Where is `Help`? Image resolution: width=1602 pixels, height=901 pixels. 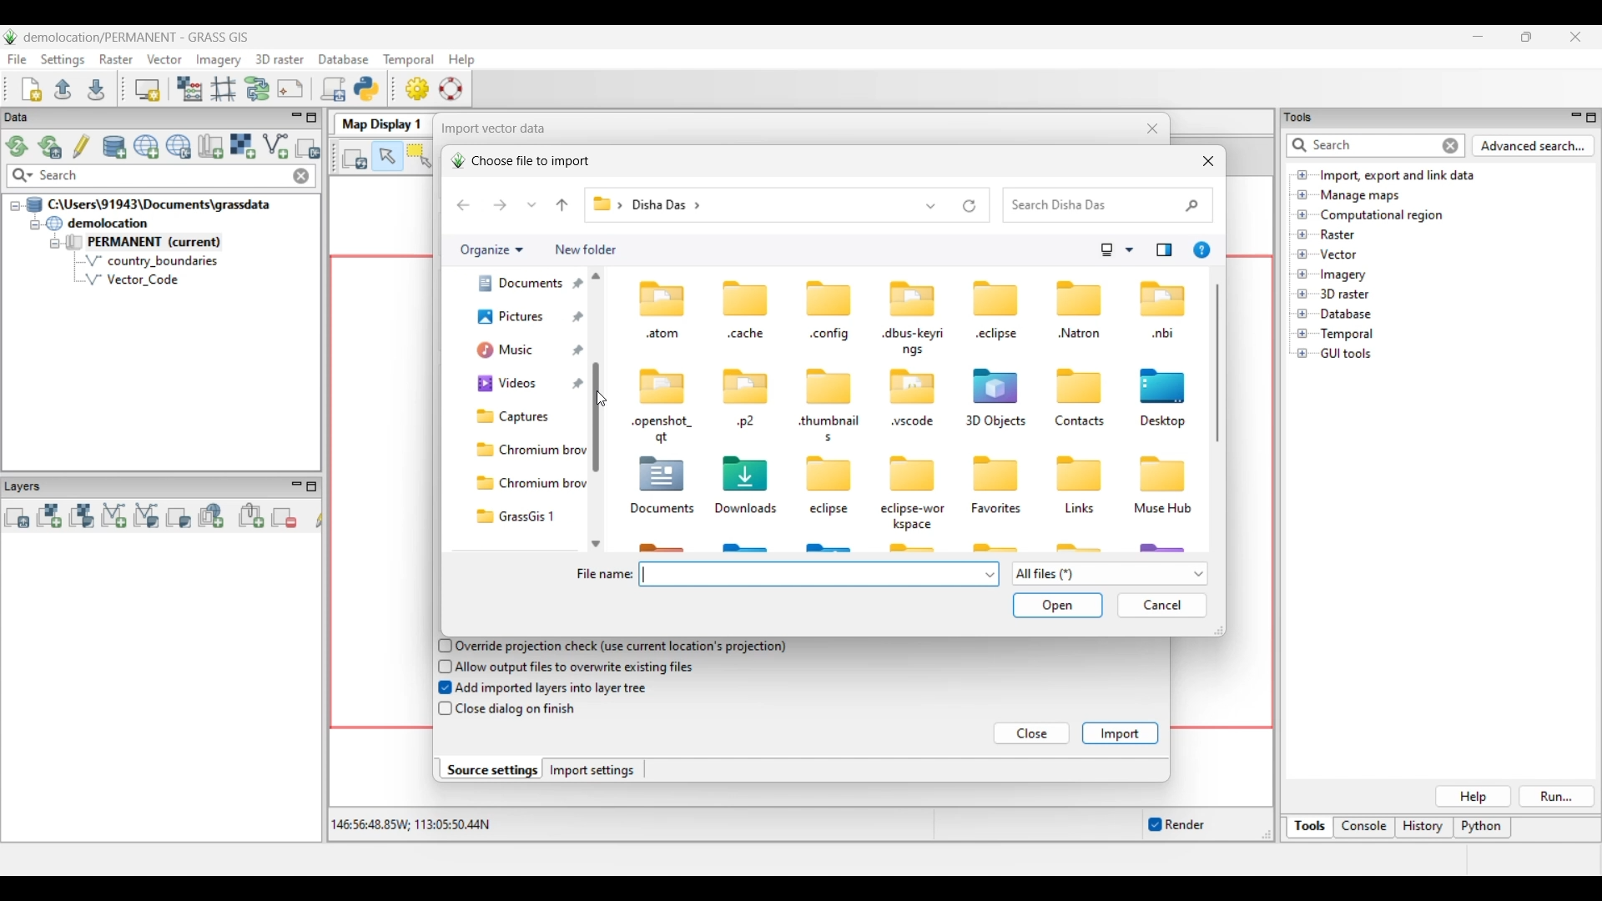 Help is located at coordinates (1473, 797).